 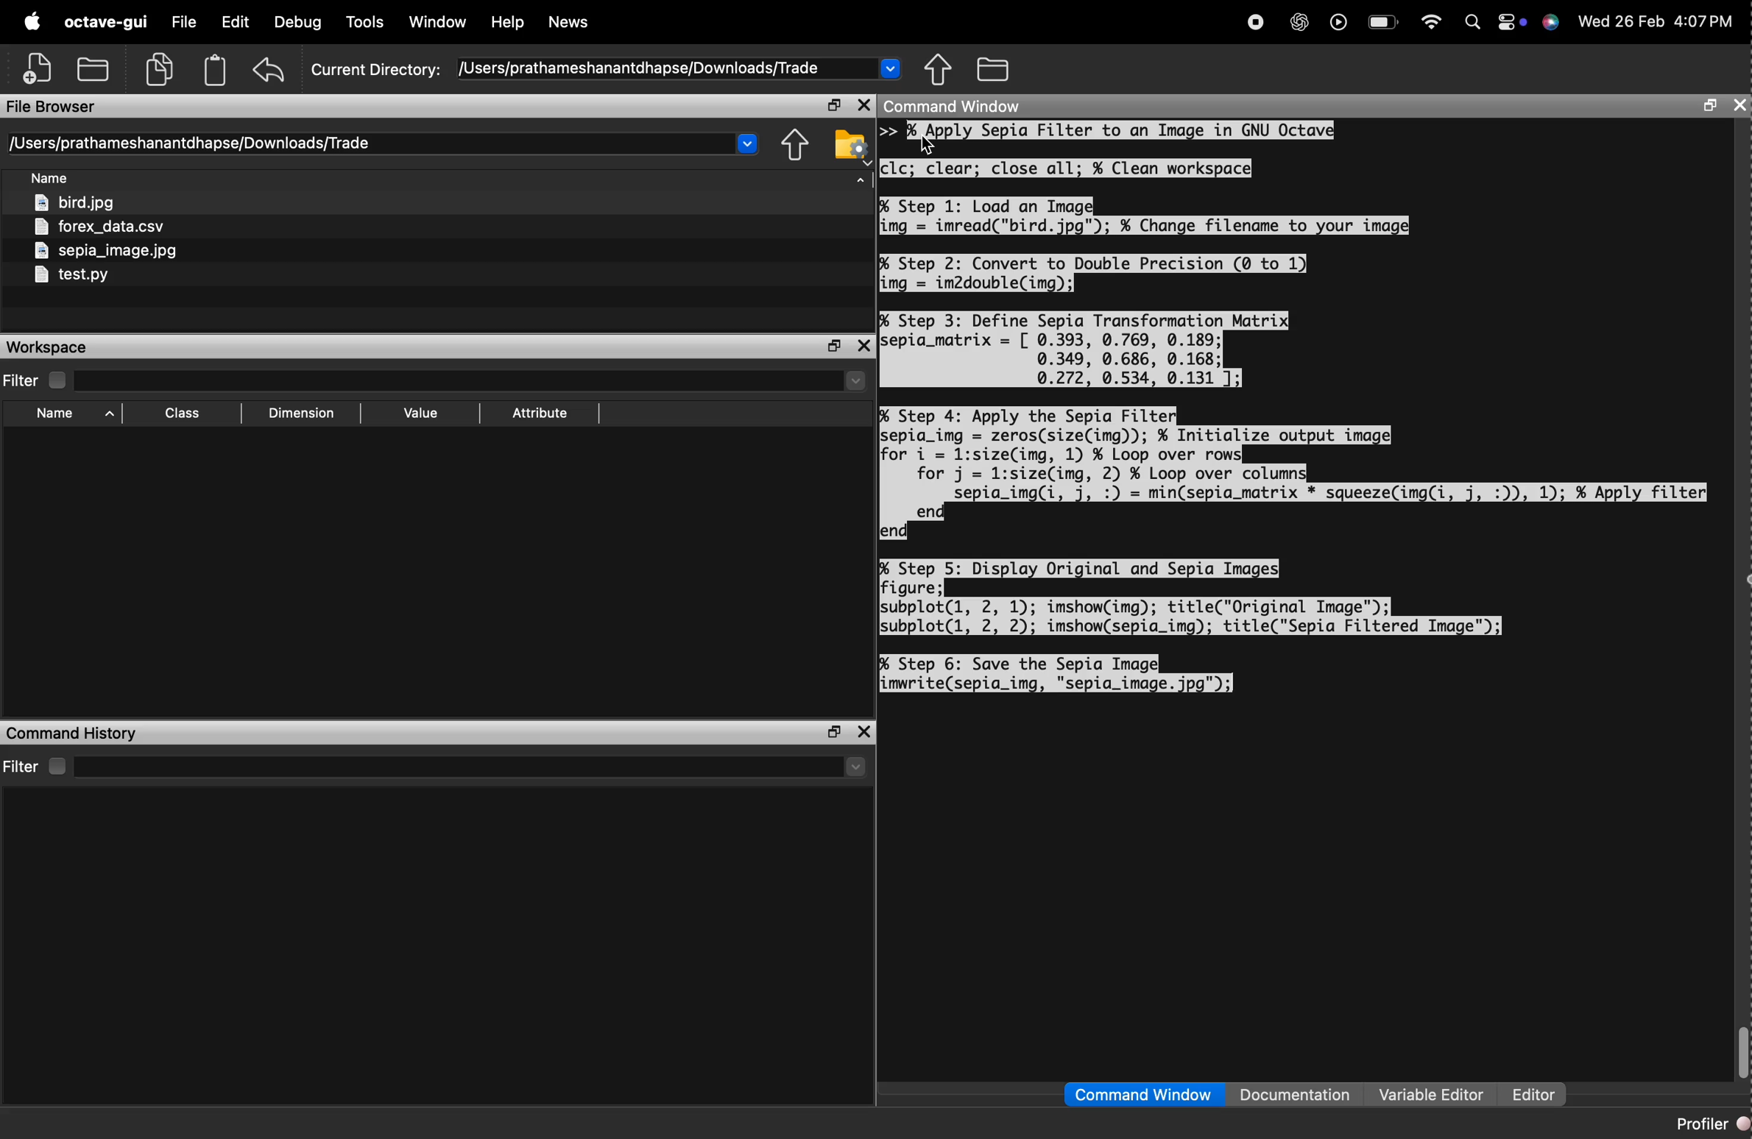 I want to click on support, so click(x=1550, y=23).